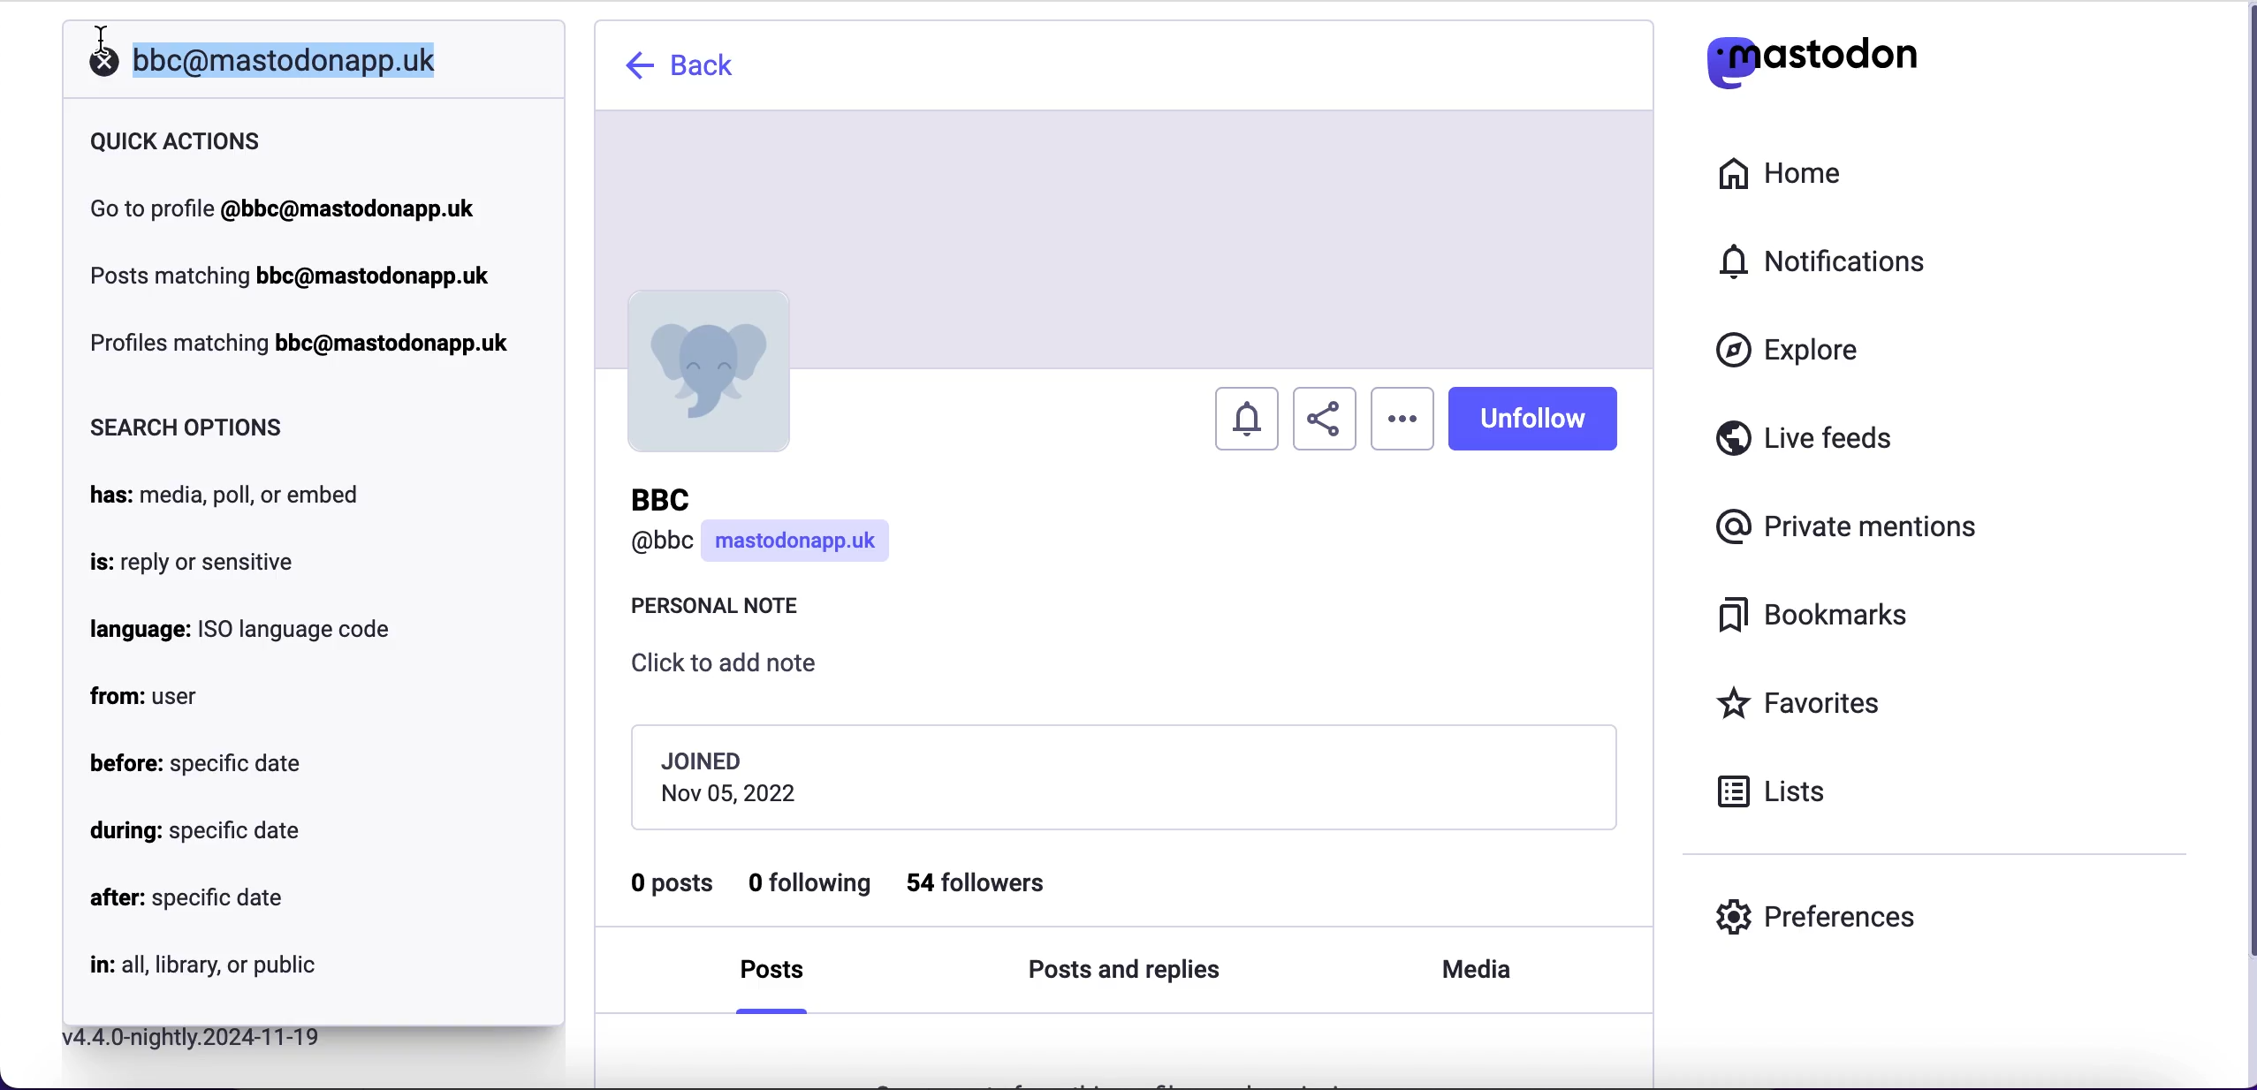 Image resolution: width=2257 pixels, height=1090 pixels. Describe the element at coordinates (196, 762) in the screenshot. I see `before` at that location.